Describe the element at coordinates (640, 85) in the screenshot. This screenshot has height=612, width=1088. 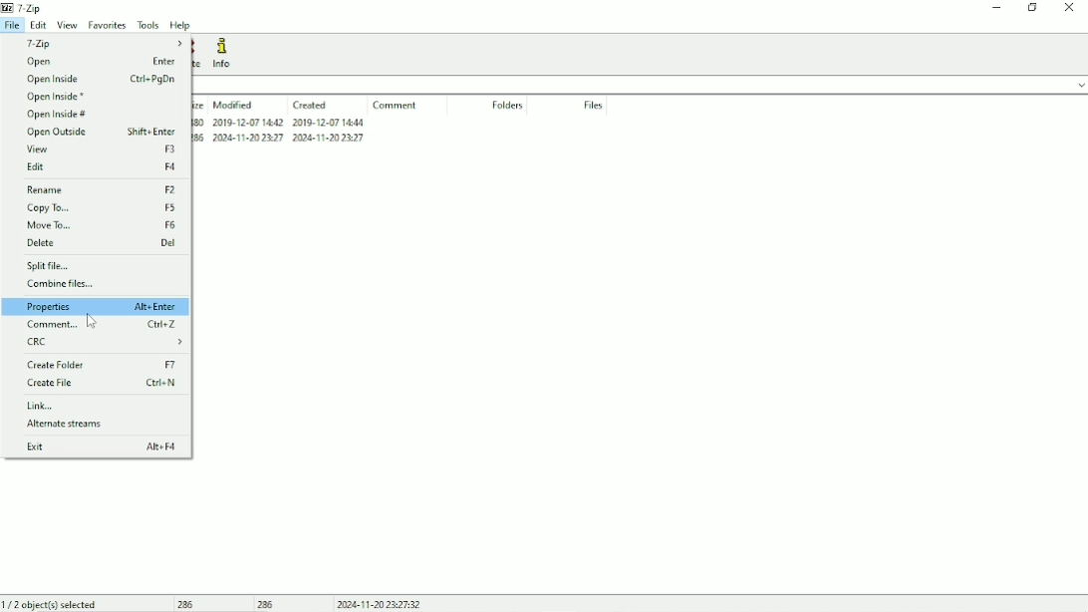
I see `File location` at that location.